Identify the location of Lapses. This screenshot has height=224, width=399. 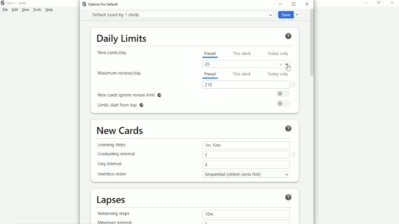
(112, 200).